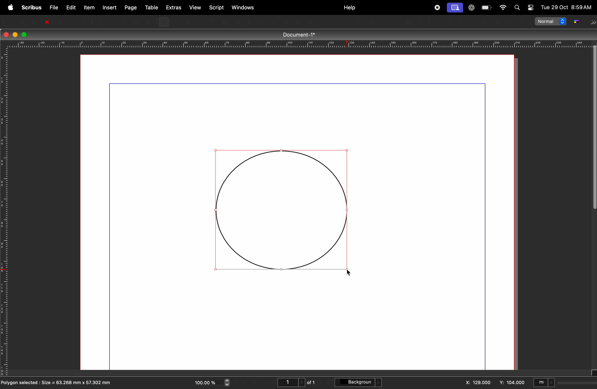 This screenshot has height=389, width=597. What do you see at coordinates (228, 383) in the screenshot?
I see `zoom in and out` at bounding box center [228, 383].